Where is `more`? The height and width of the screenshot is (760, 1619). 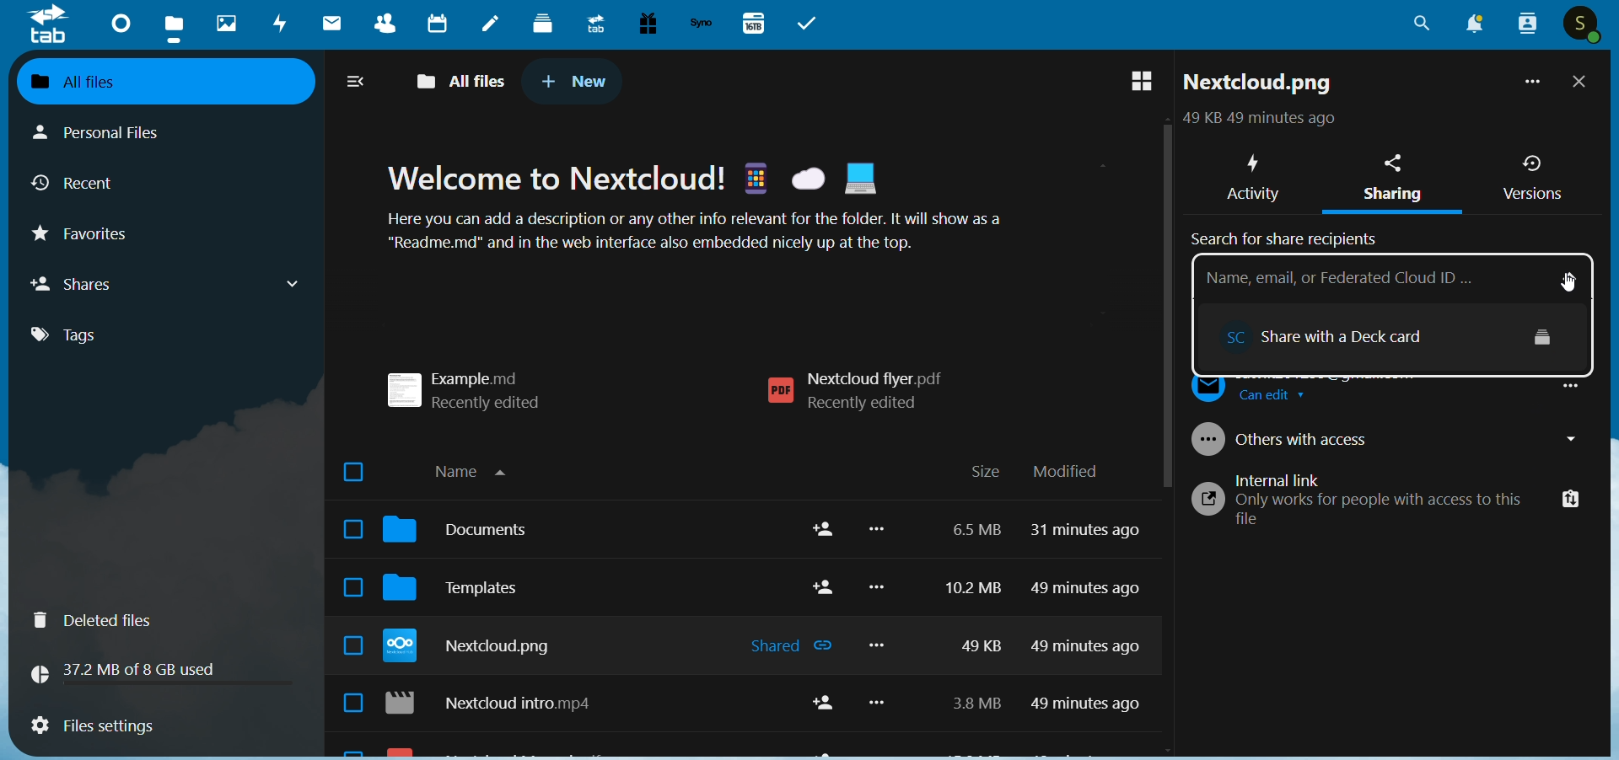
more is located at coordinates (880, 626).